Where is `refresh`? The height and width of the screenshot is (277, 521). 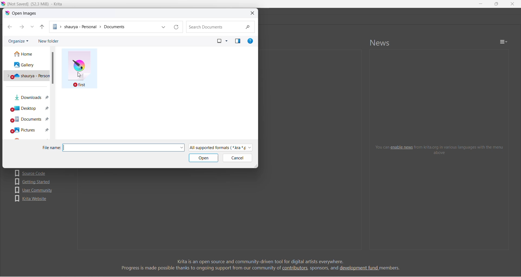
refresh is located at coordinates (177, 27).